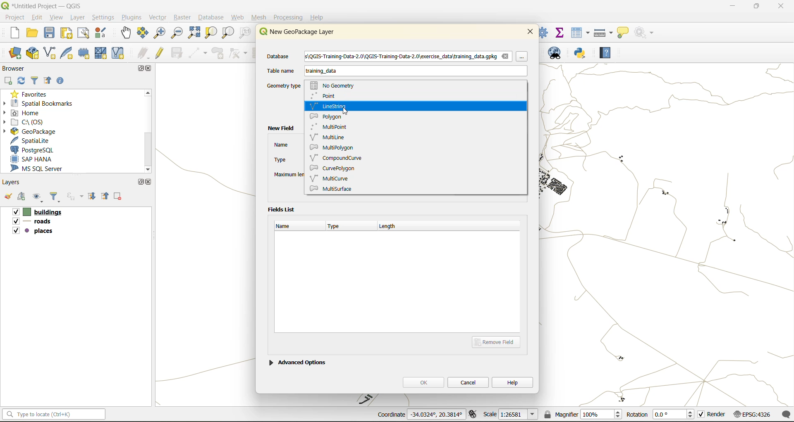  I want to click on layer, so click(79, 18).